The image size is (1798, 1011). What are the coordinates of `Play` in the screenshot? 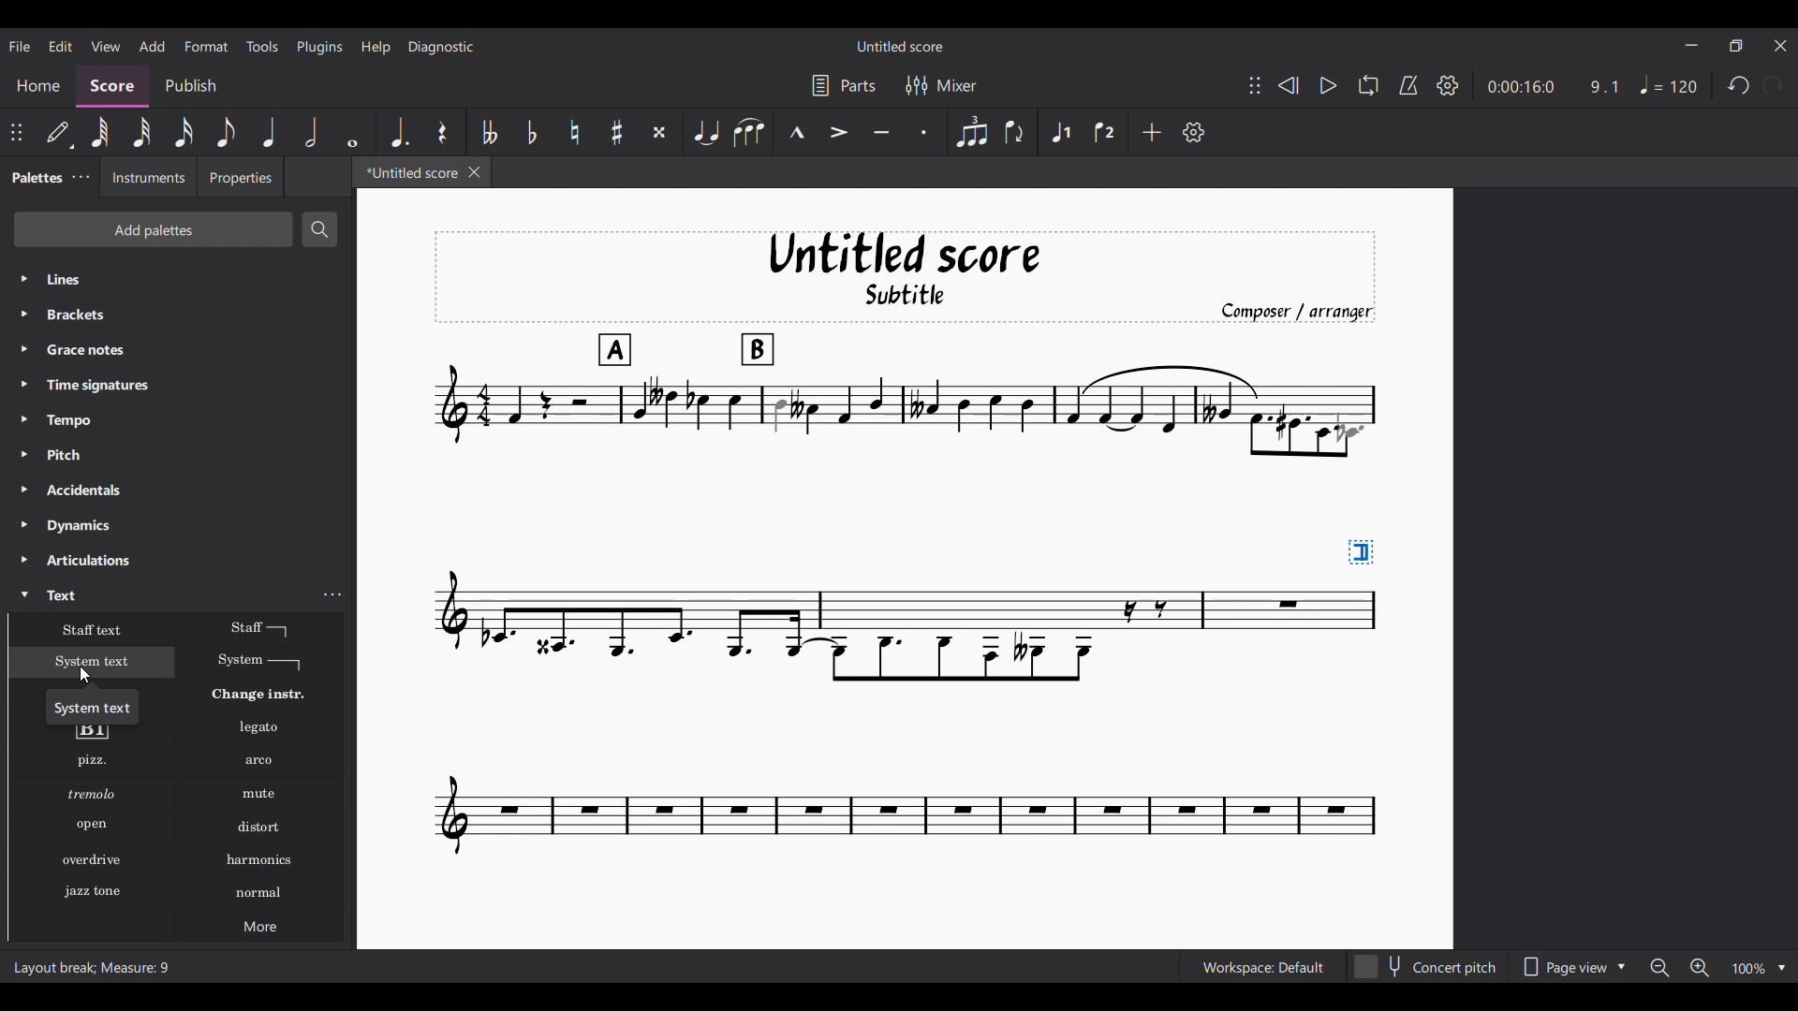 It's located at (1328, 85).